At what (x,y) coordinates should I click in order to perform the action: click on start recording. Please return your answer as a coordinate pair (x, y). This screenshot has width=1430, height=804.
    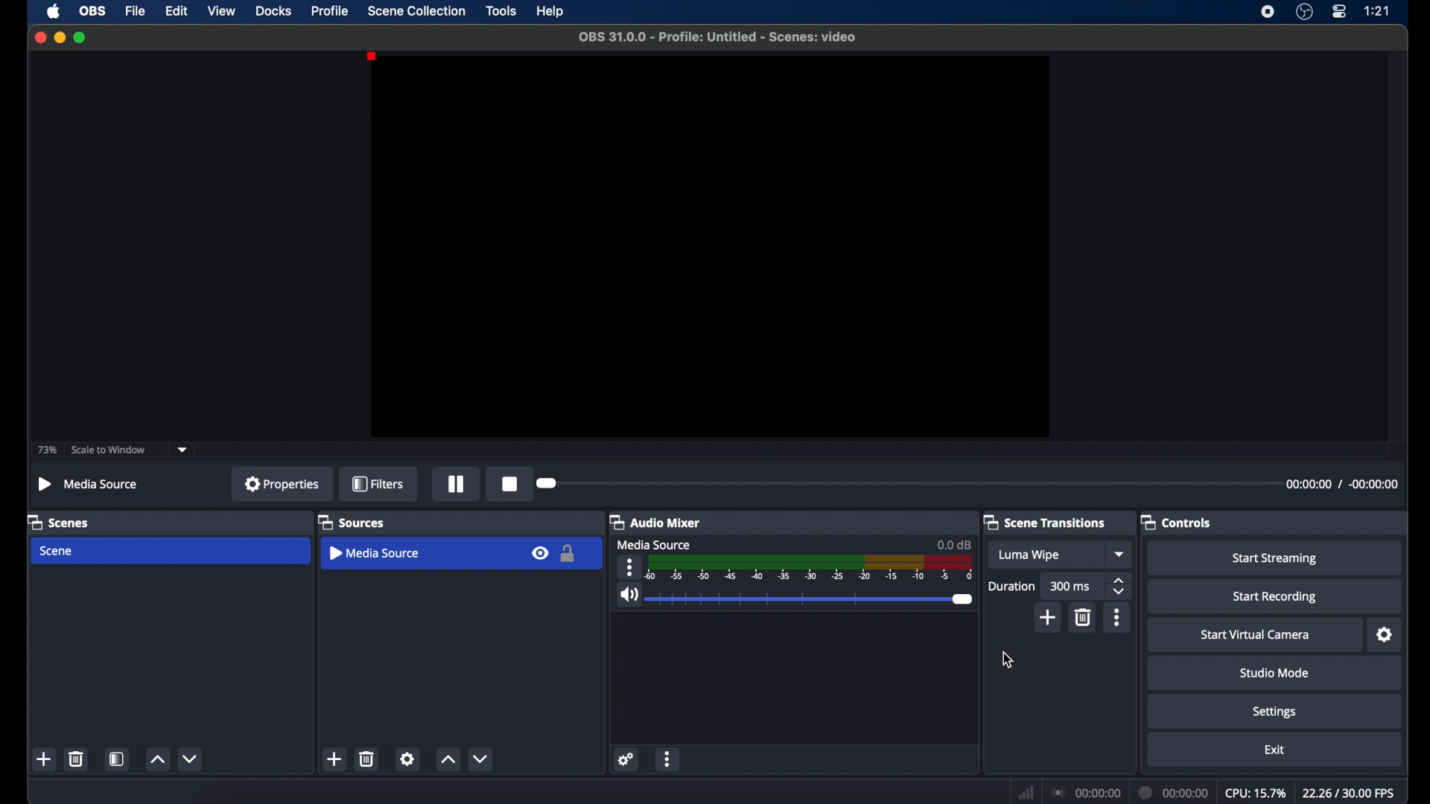
    Looking at the image, I should click on (1277, 596).